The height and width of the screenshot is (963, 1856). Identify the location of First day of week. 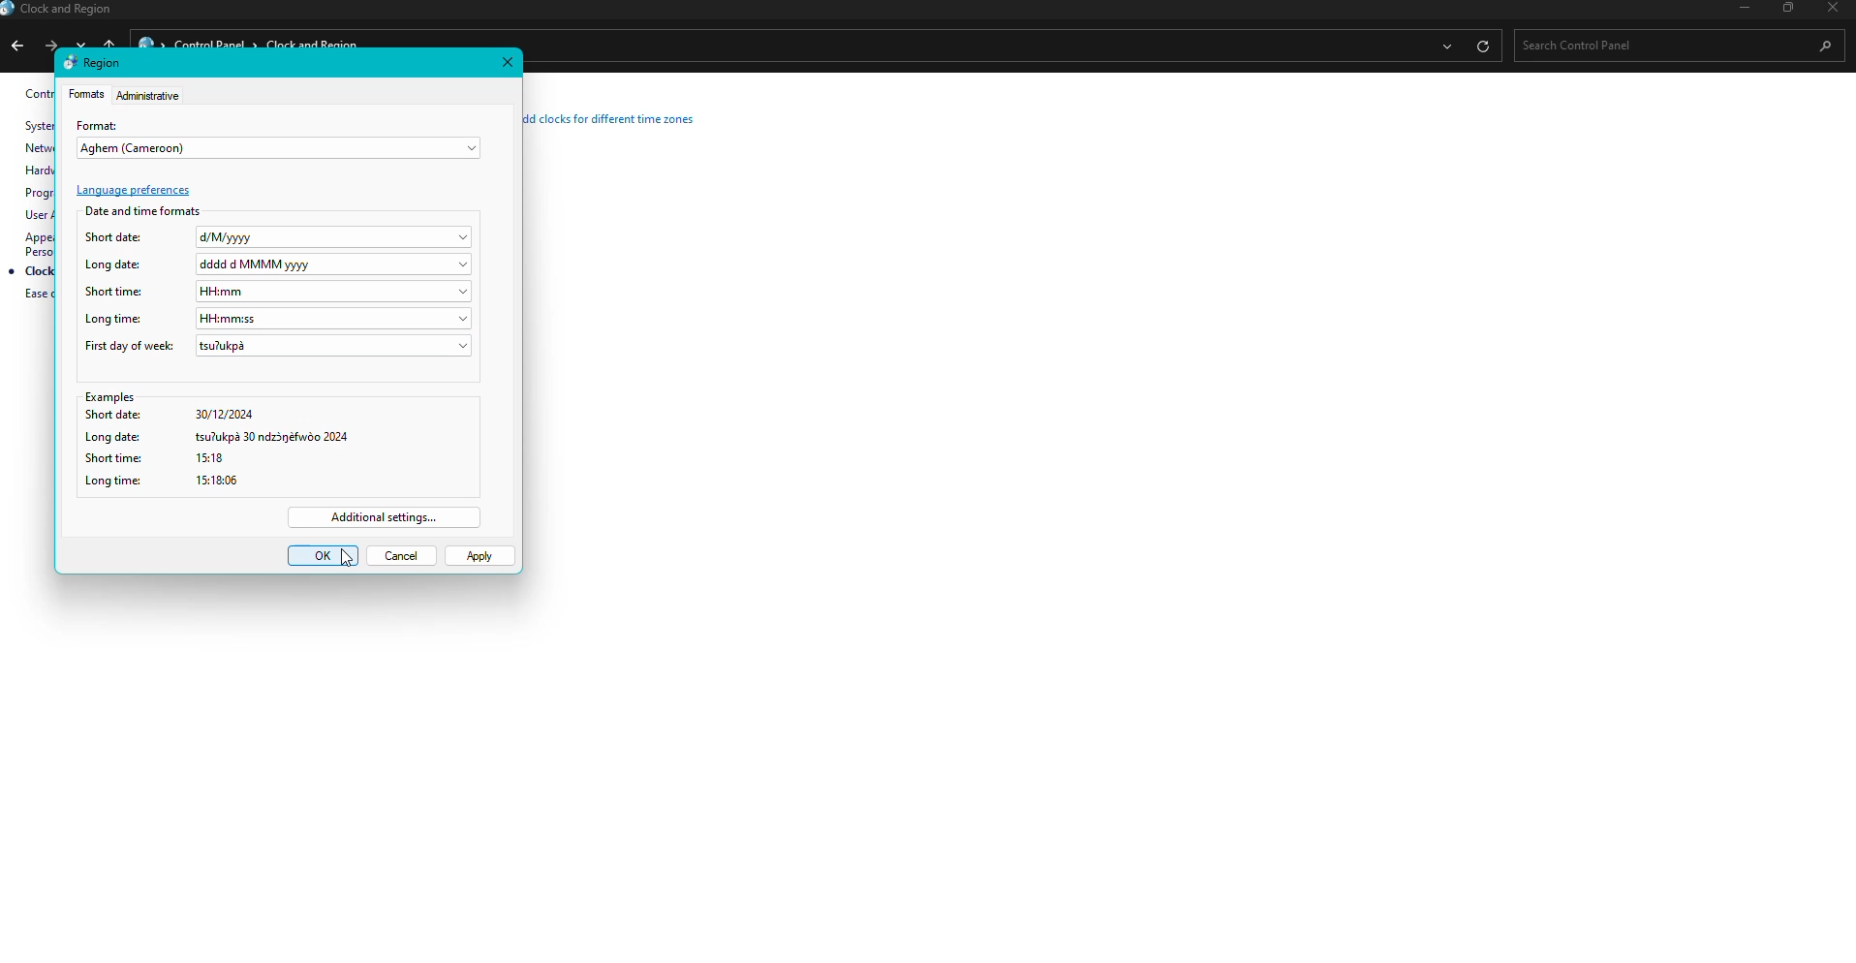
(278, 346).